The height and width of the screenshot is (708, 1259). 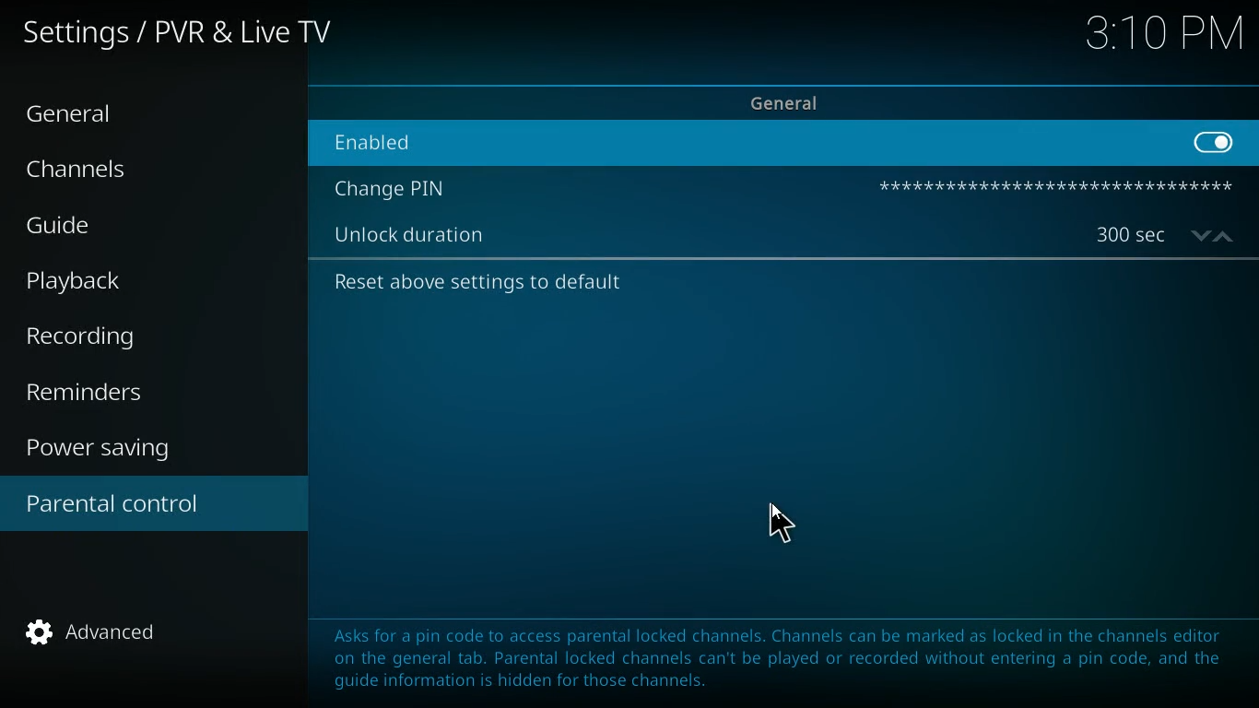 What do you see at coordinates (395, 189) in the screenshot?
I see `change pin` at bounding box center [395, 189].